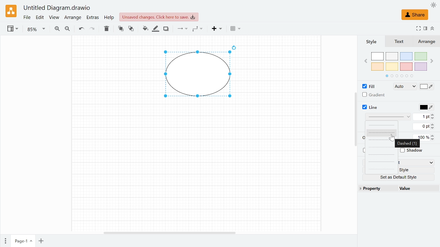 The image size is (440, 247). I want to click on Current opacity, so click(424, 137).